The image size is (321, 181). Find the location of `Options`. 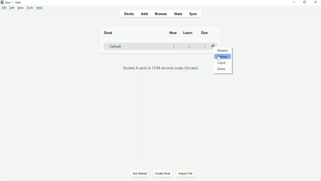

Options is located at coordinates (223, 57).